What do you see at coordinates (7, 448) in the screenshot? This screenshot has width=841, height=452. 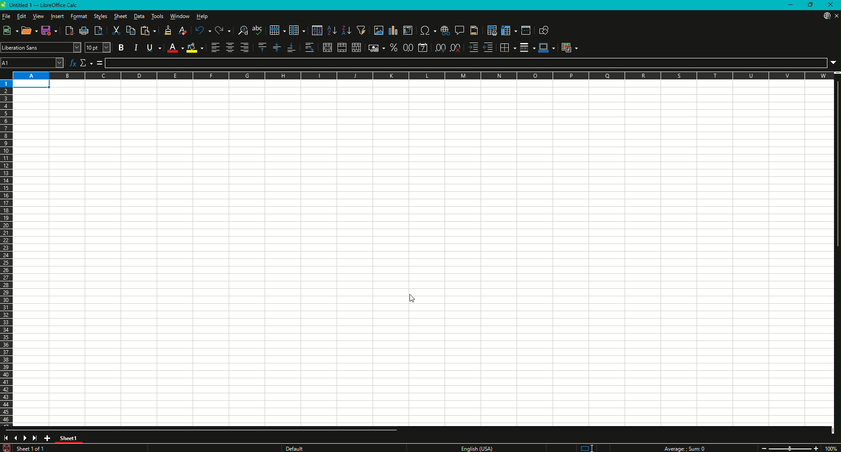 I see `Save changes` at bounding box center [7, 448].